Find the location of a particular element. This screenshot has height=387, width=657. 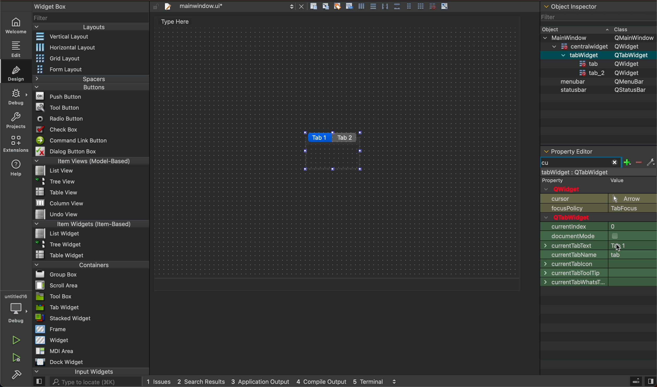

 Tree View is located at coordinates (56, 181).